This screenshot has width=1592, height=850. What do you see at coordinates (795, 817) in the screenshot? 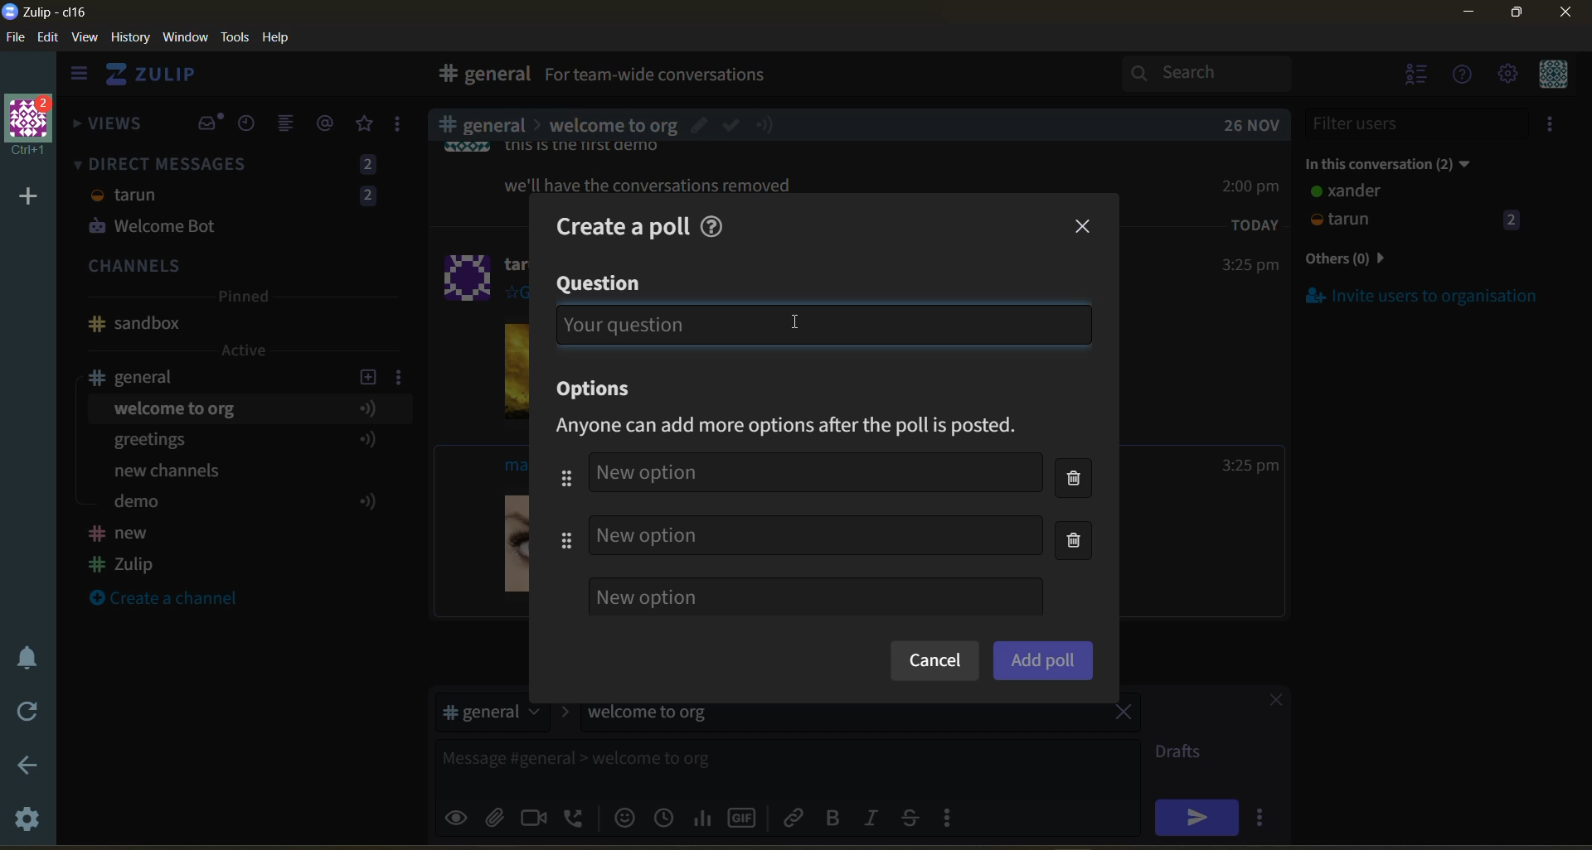
I see `link` at bounding box center [795, 817].